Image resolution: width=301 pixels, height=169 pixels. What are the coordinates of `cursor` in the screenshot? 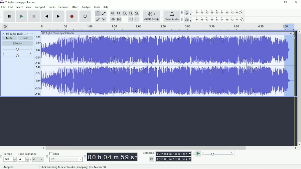 It's located at (293, 35).